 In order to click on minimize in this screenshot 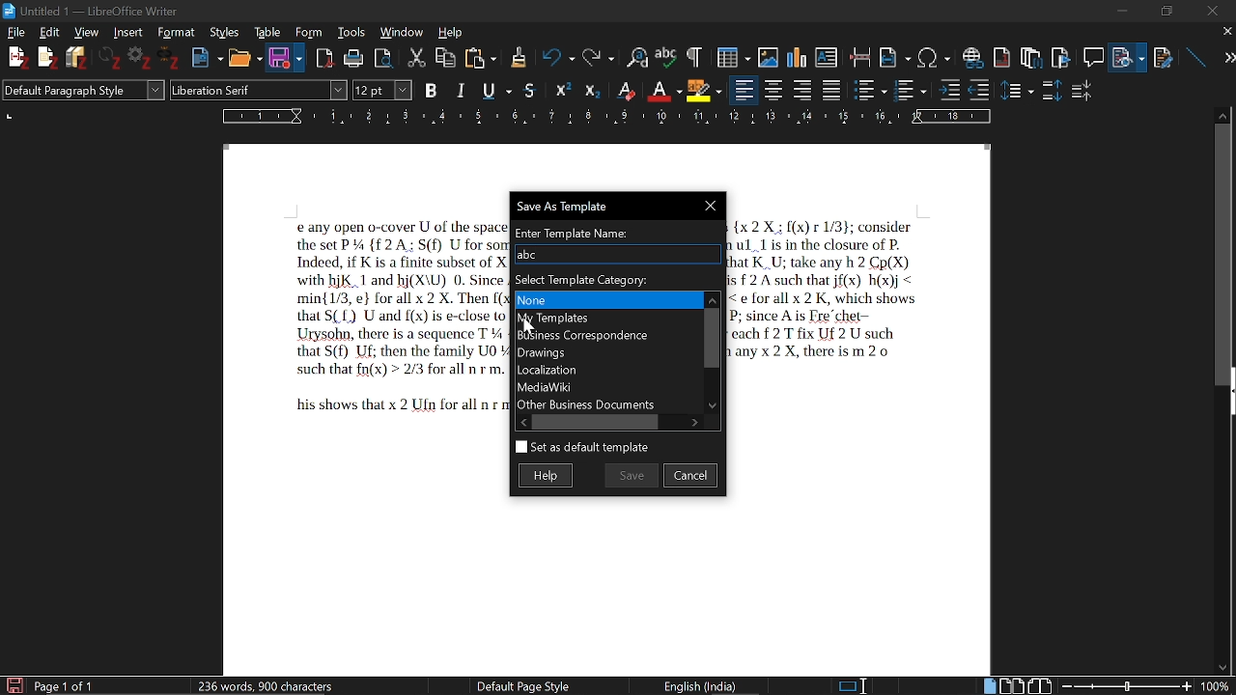, I will do `click(1126, 12)`.